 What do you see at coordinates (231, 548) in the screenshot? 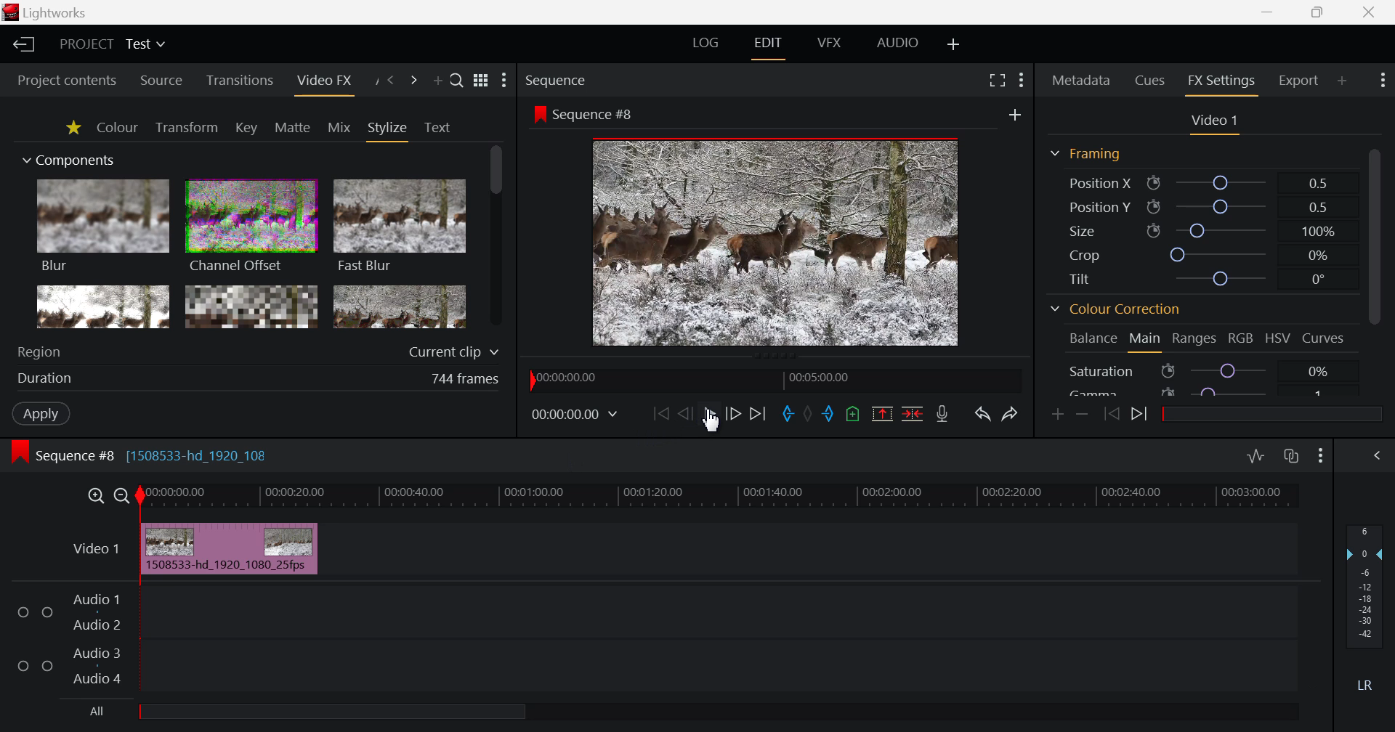
I see `Inserted Clip` at bounding box center [231, 548].